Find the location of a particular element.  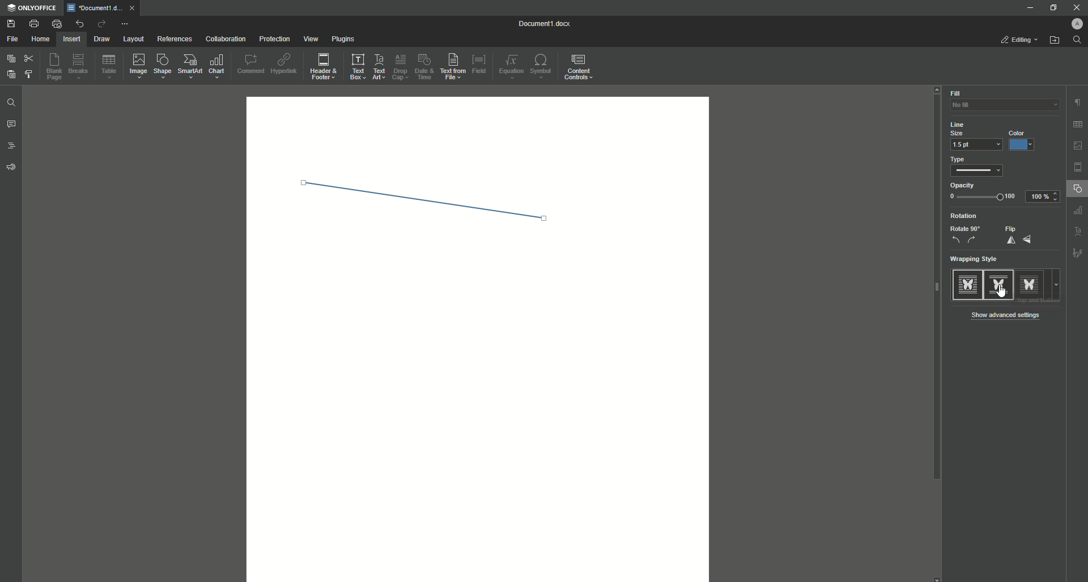

Profile is located at coordinates (1072, 24).